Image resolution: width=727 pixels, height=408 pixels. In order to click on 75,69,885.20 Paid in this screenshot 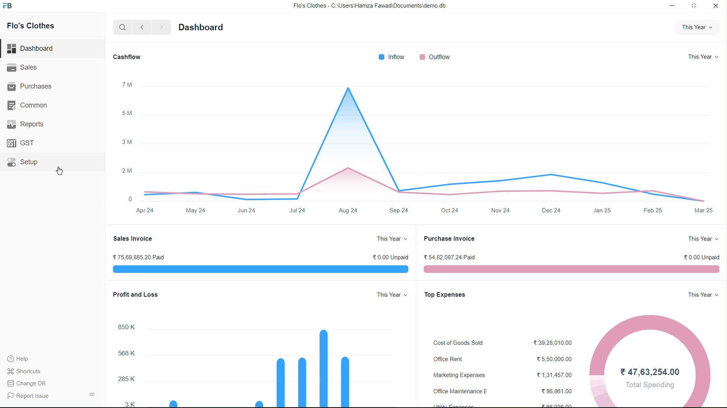, I will do `click(140, 259)`.